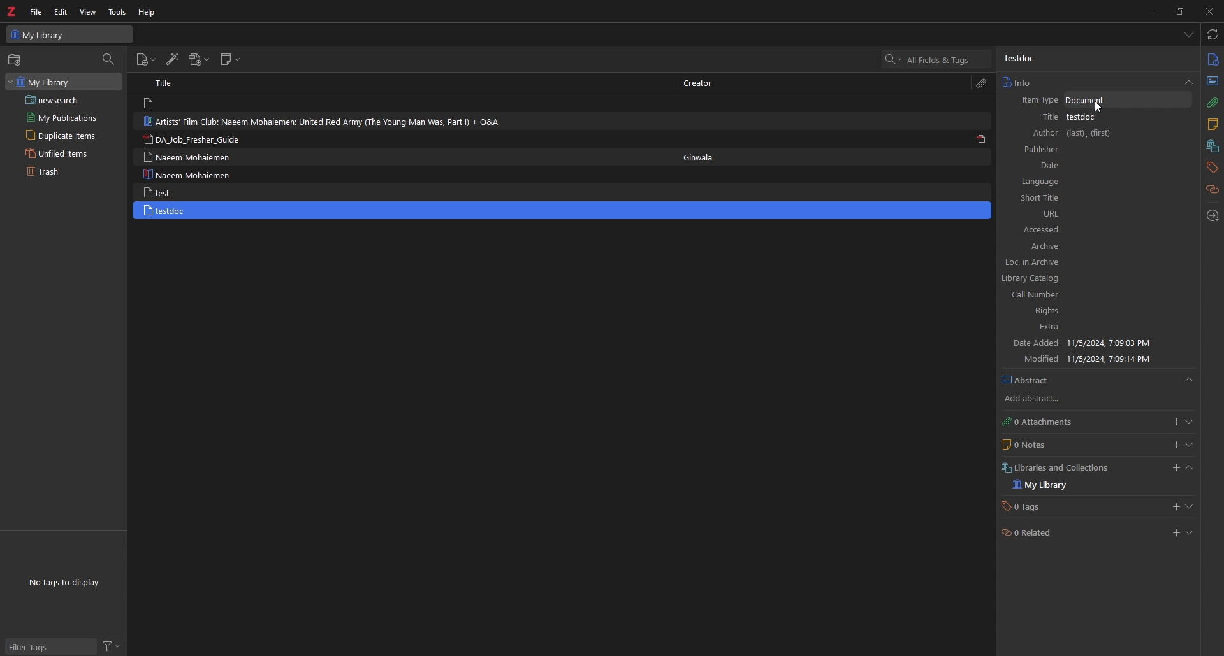  Describe the element at coordinates (194, 139) in the screenshot. I see `DA_Job_Fresher_Guide` at that location.